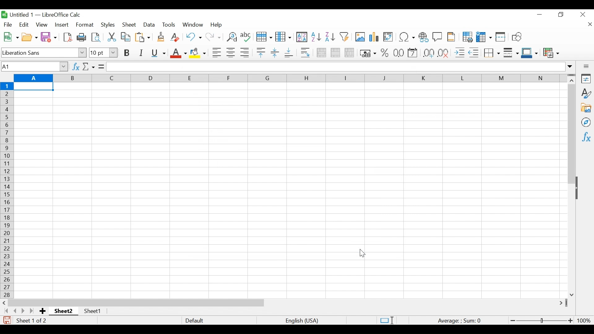  I want to click on Sidebar Settings, so click(586, 66).